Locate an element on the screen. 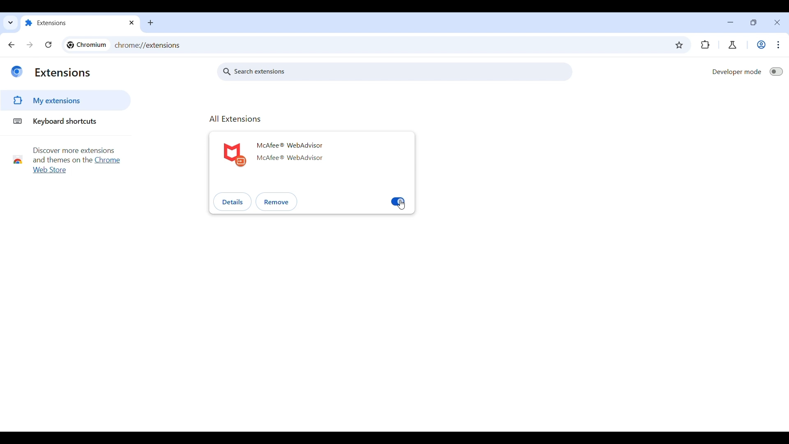 Image resolution: width=789 pixels, height=444 pixels. Go back is located at coordinates (12, 44).